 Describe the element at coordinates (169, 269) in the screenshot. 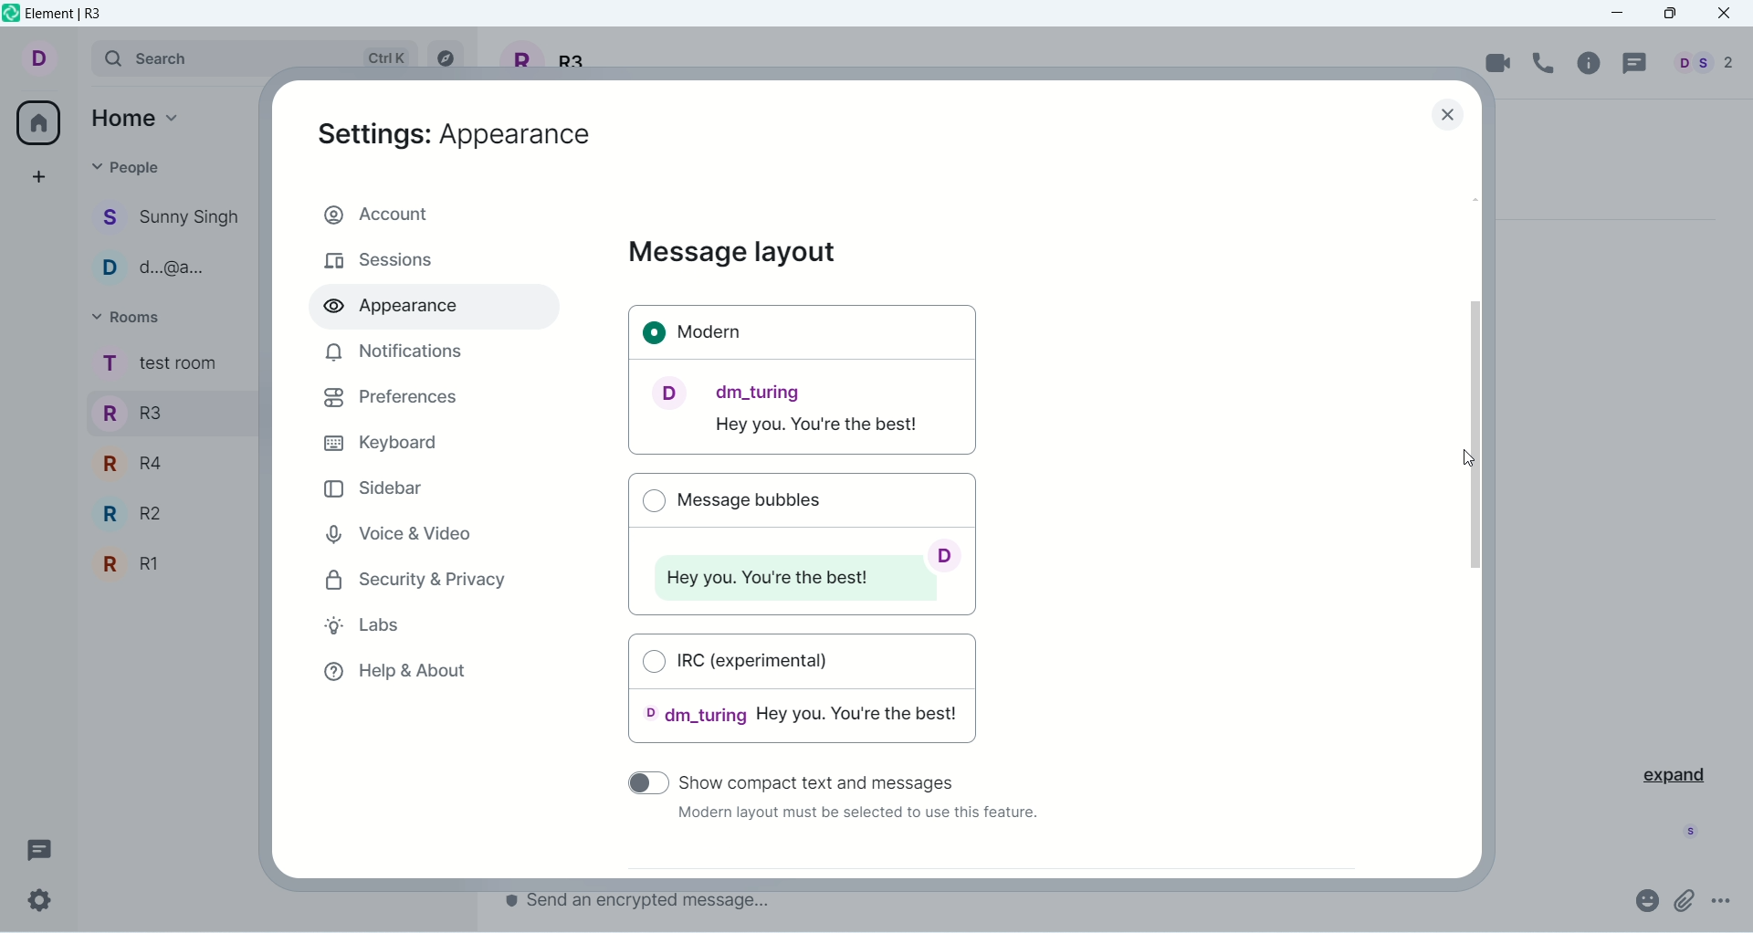

I see `people` at that location.